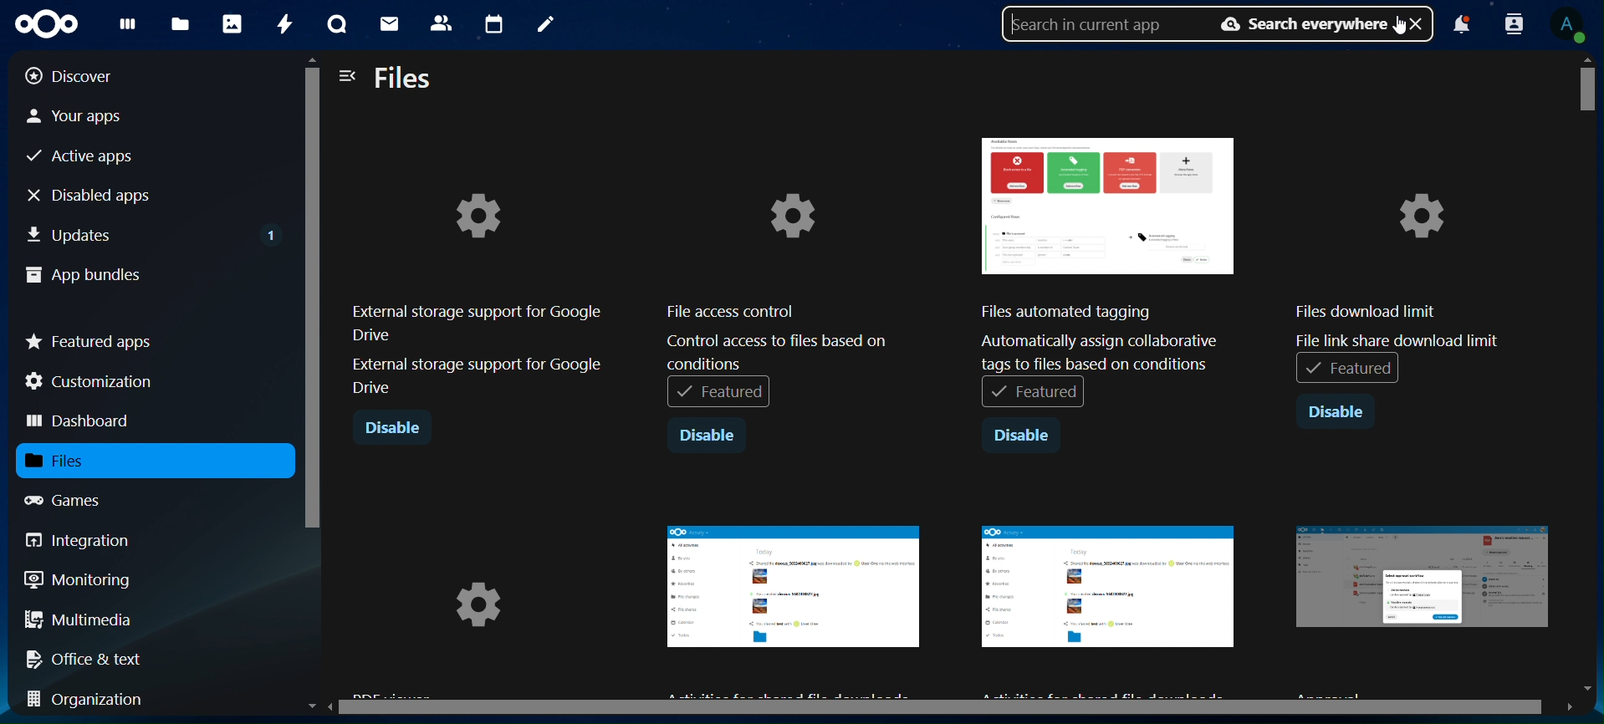 The height and width of the screenshot is (724, 1604). Describe the element at coordinates (348, 78) in the screenshot. I see `close navigation` at that location.